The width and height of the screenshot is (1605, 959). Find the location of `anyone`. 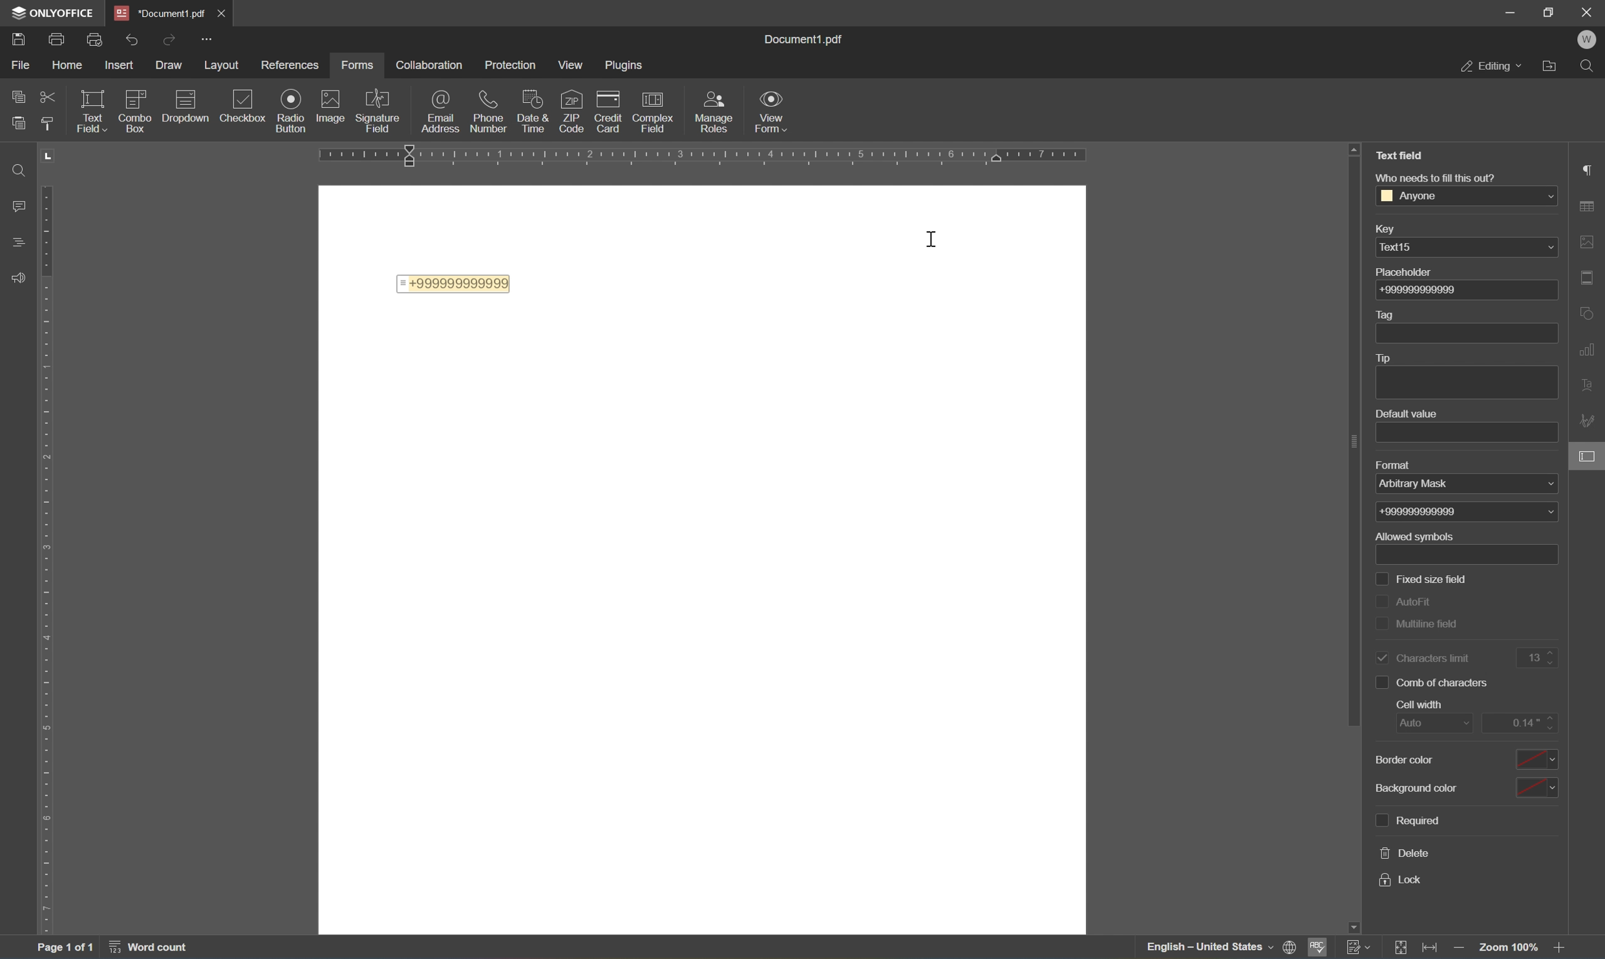

anyone is located at coordinates (1408, 196).